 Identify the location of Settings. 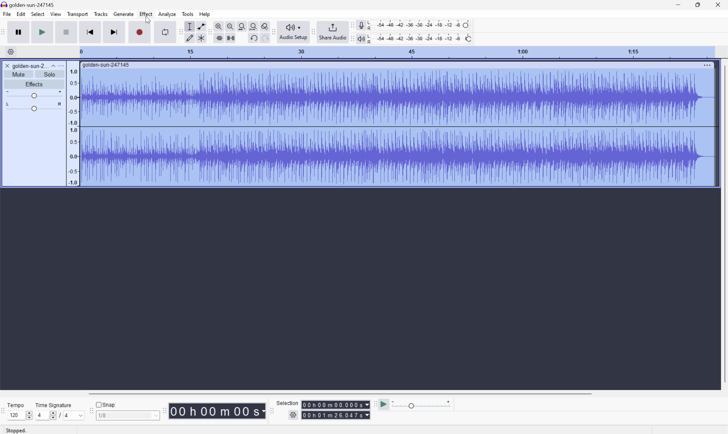
(12, 52).